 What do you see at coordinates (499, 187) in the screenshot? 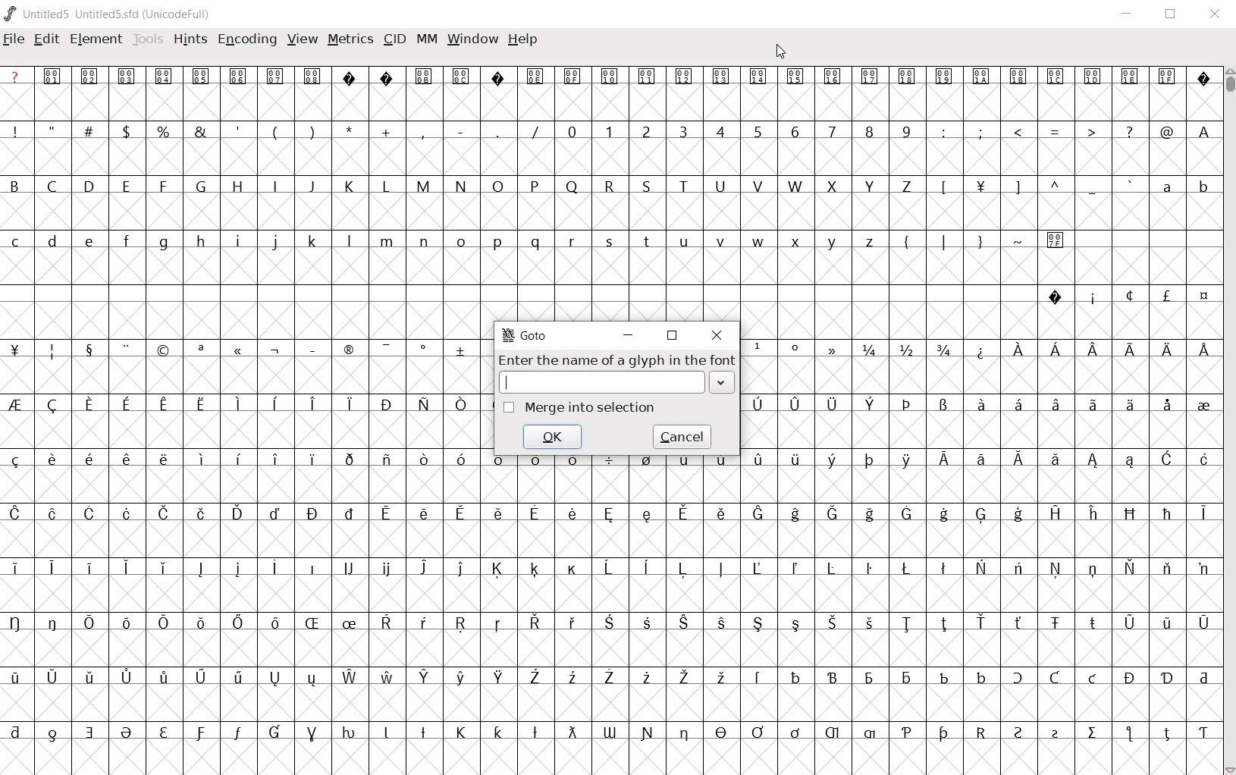
I see `O` at bounding box center [499, 187].